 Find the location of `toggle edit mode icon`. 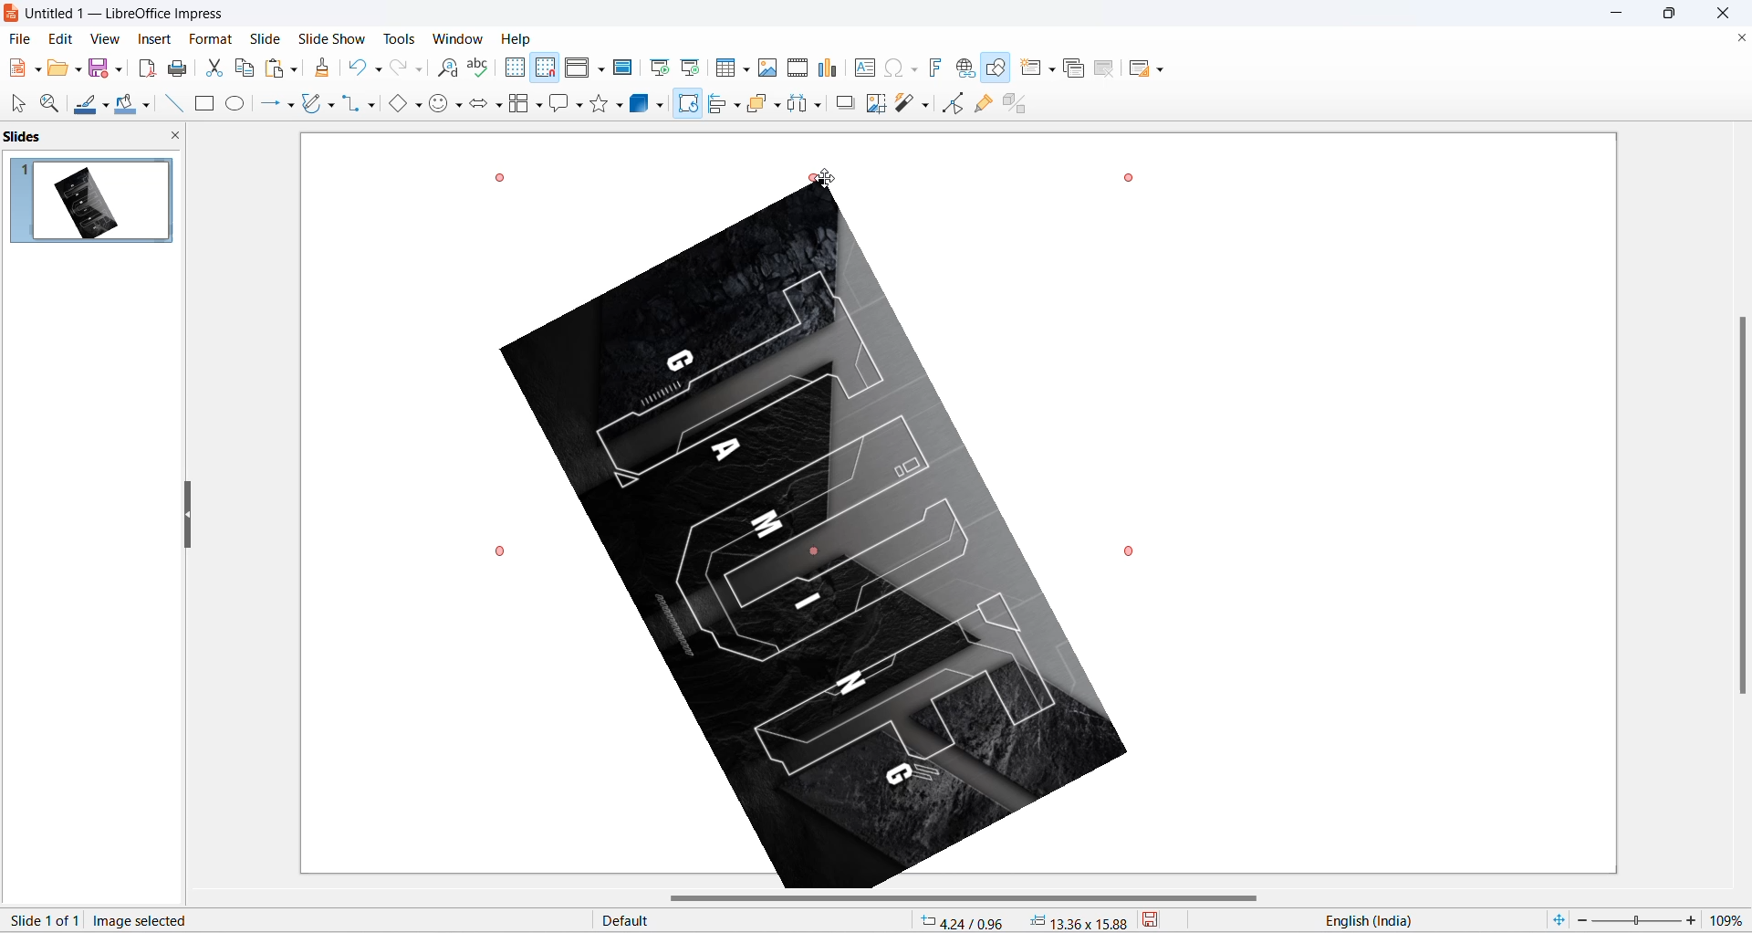

toggle edit mode icon is located at coordinates (955, 102).